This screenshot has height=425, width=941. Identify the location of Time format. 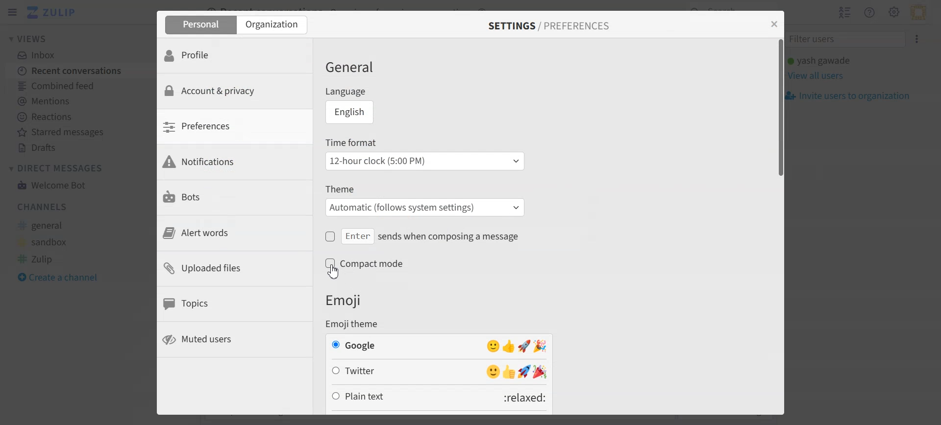
(425, 142).